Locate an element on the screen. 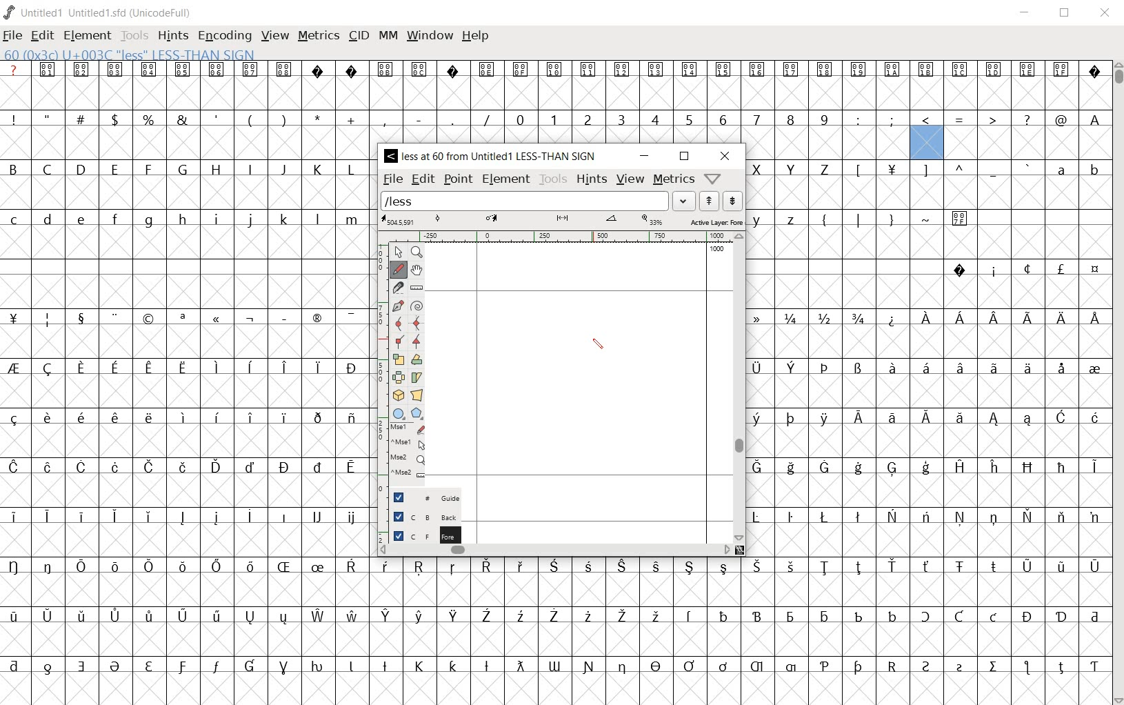 The height and width of the screenshot is (705, 1124). polygon or star is located at coordinates (417, 413).